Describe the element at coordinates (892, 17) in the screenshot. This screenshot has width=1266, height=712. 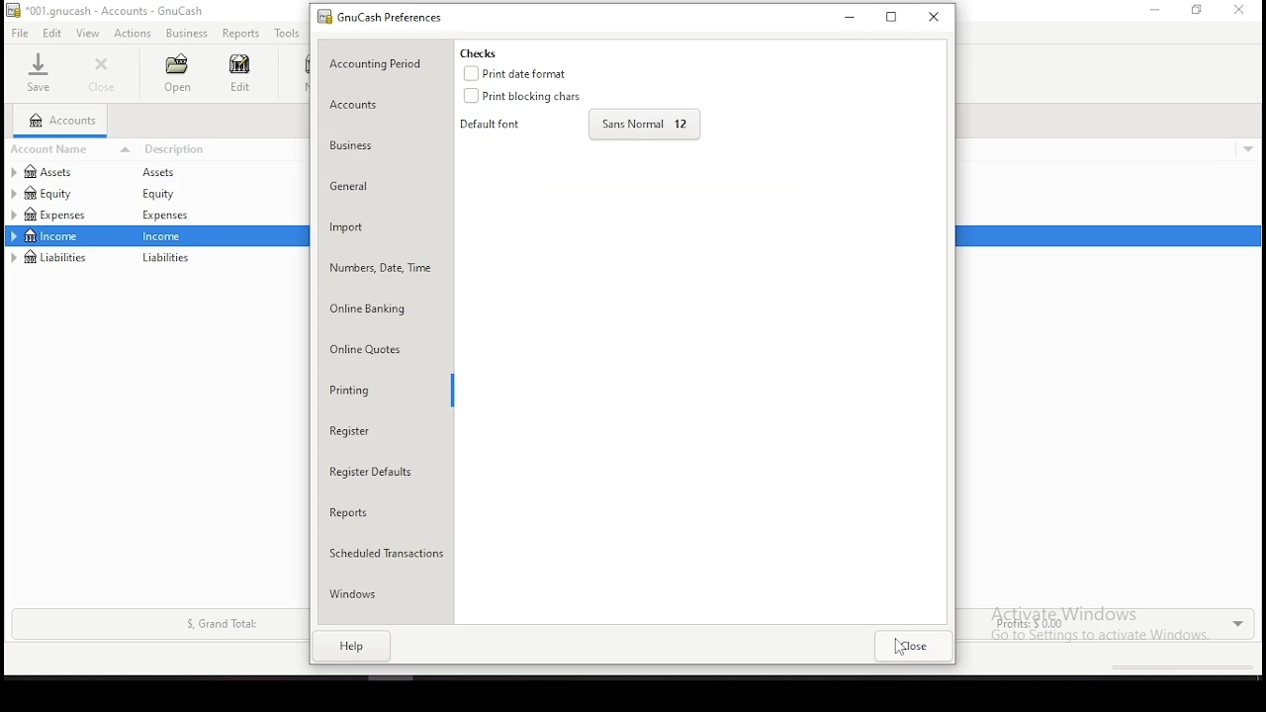
I see `restore` at that location.